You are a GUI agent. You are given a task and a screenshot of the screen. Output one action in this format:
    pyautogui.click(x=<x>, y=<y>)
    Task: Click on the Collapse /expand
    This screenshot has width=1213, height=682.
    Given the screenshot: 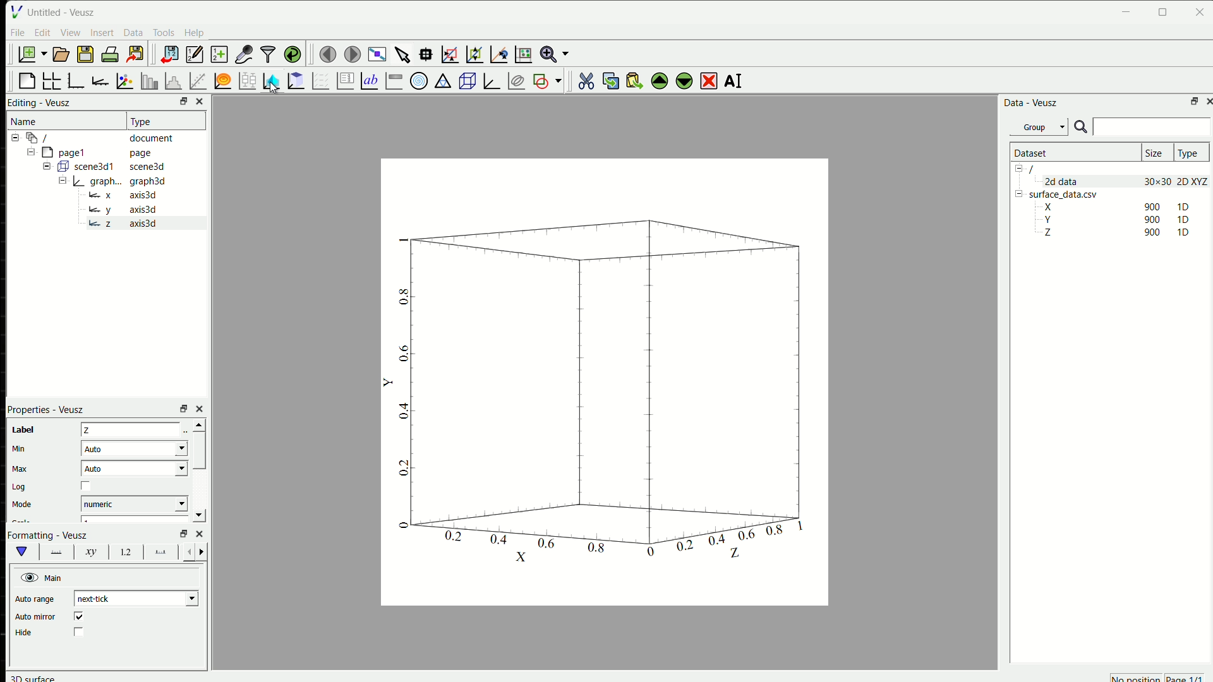 What is the action you would take?
    pyautogui.click(x=30, y=152)
    